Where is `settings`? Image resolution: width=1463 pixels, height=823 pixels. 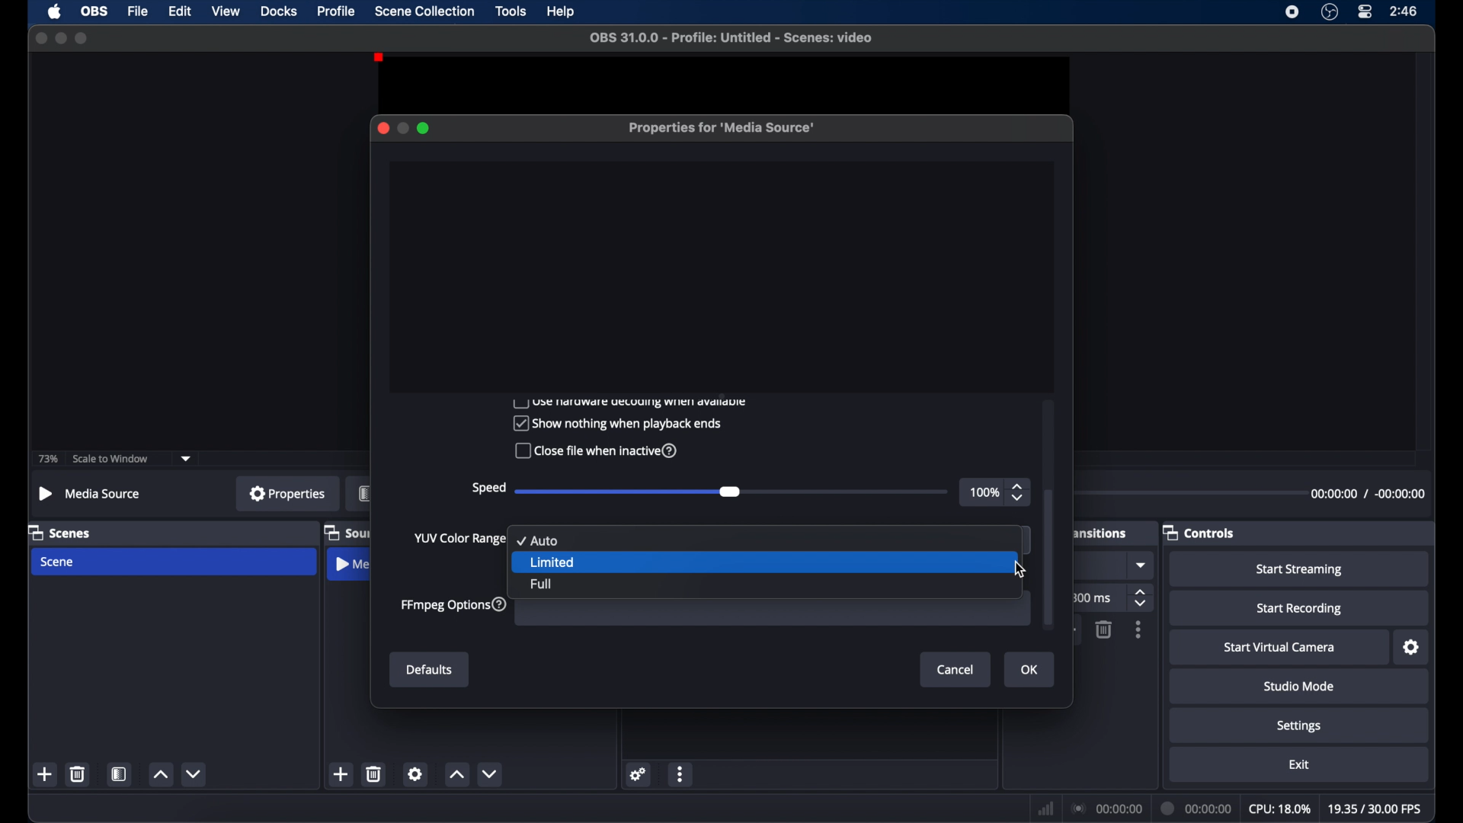 settings is located at coordinates (415, 773).